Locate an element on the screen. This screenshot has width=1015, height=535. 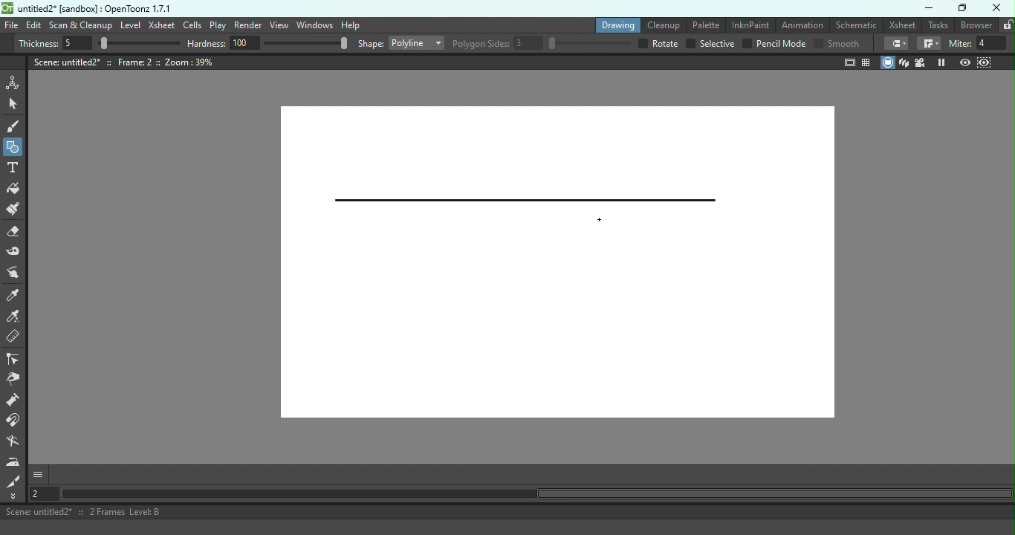
Xsheet is located at coordinates (162, 24).